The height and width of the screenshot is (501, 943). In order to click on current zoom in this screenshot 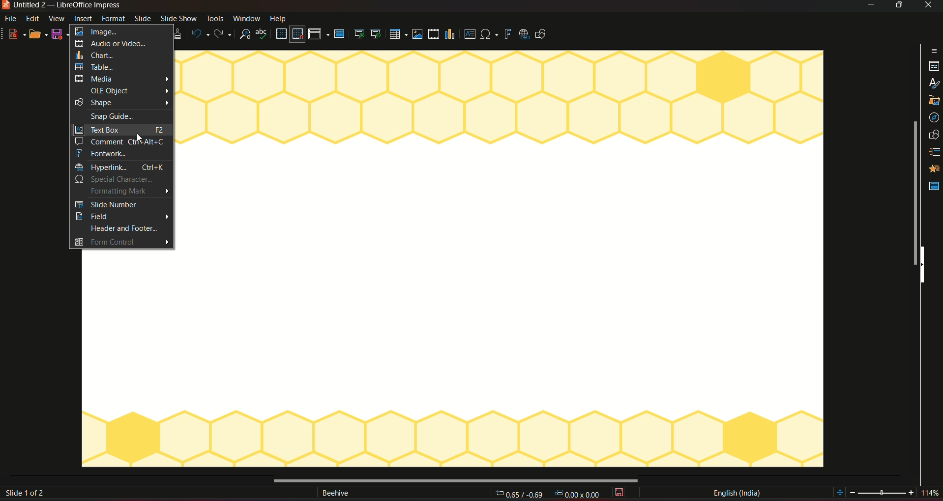, I will do `click(933, 494)`.